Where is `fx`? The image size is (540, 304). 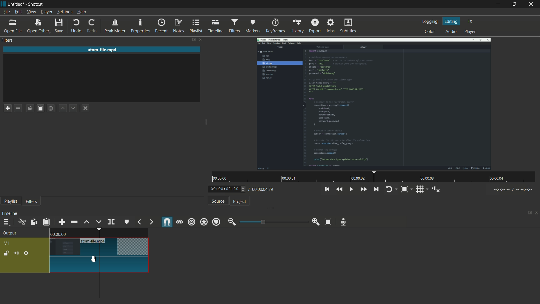 fx is located at coordinates (470, 21).